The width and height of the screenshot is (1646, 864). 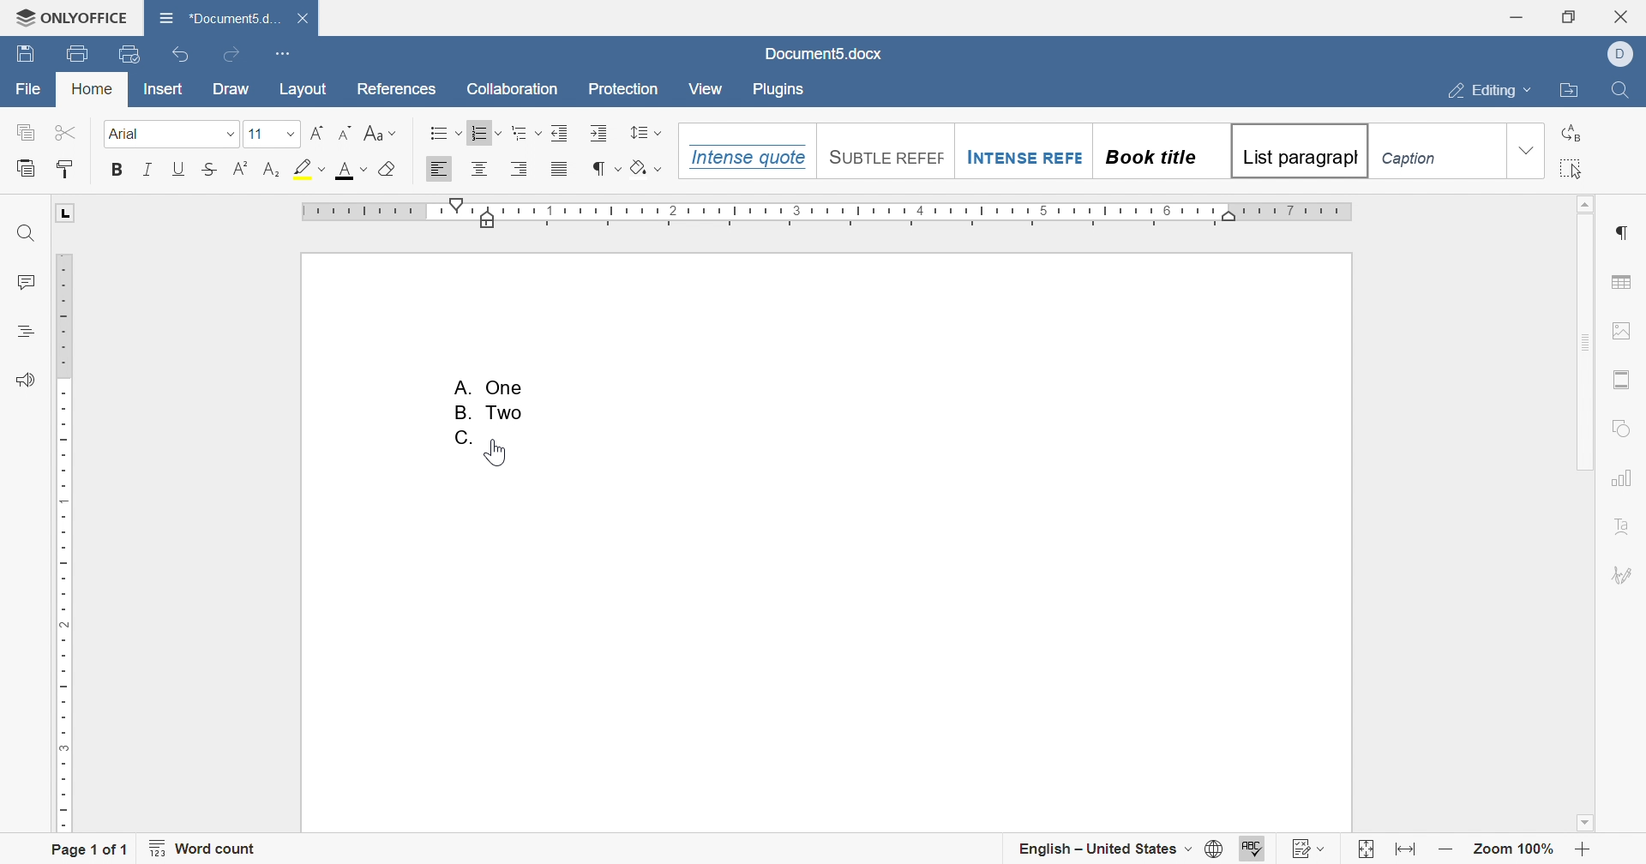 What do you see at coordinates (1489, 92) in the screenshot?
I see `editing` at bounding box center [1489, 92].